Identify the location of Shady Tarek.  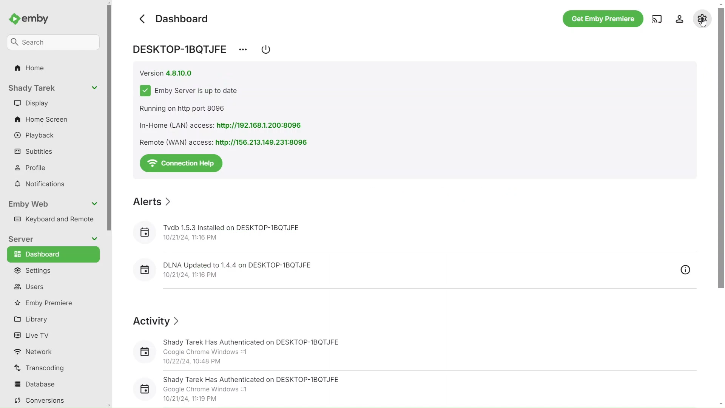
(51, 87).